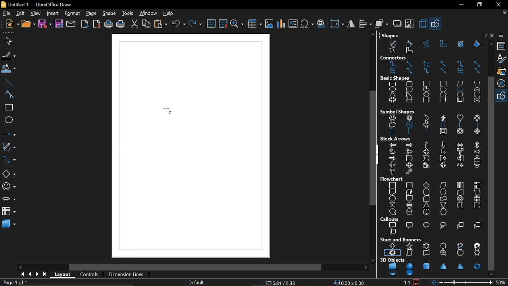 The image size is (508, 286). I want to click on curve, so click(8, 95).